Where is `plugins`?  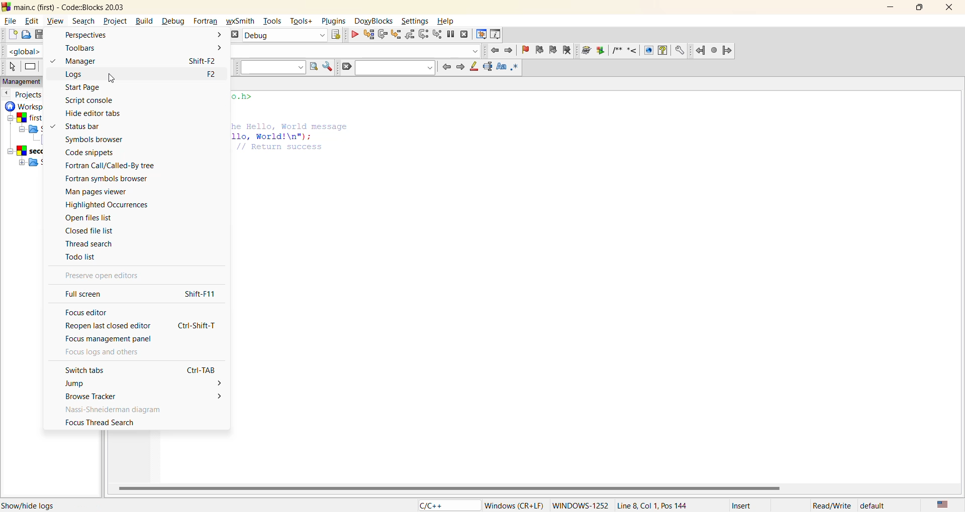 plugins is located at coordinates (334, 22).